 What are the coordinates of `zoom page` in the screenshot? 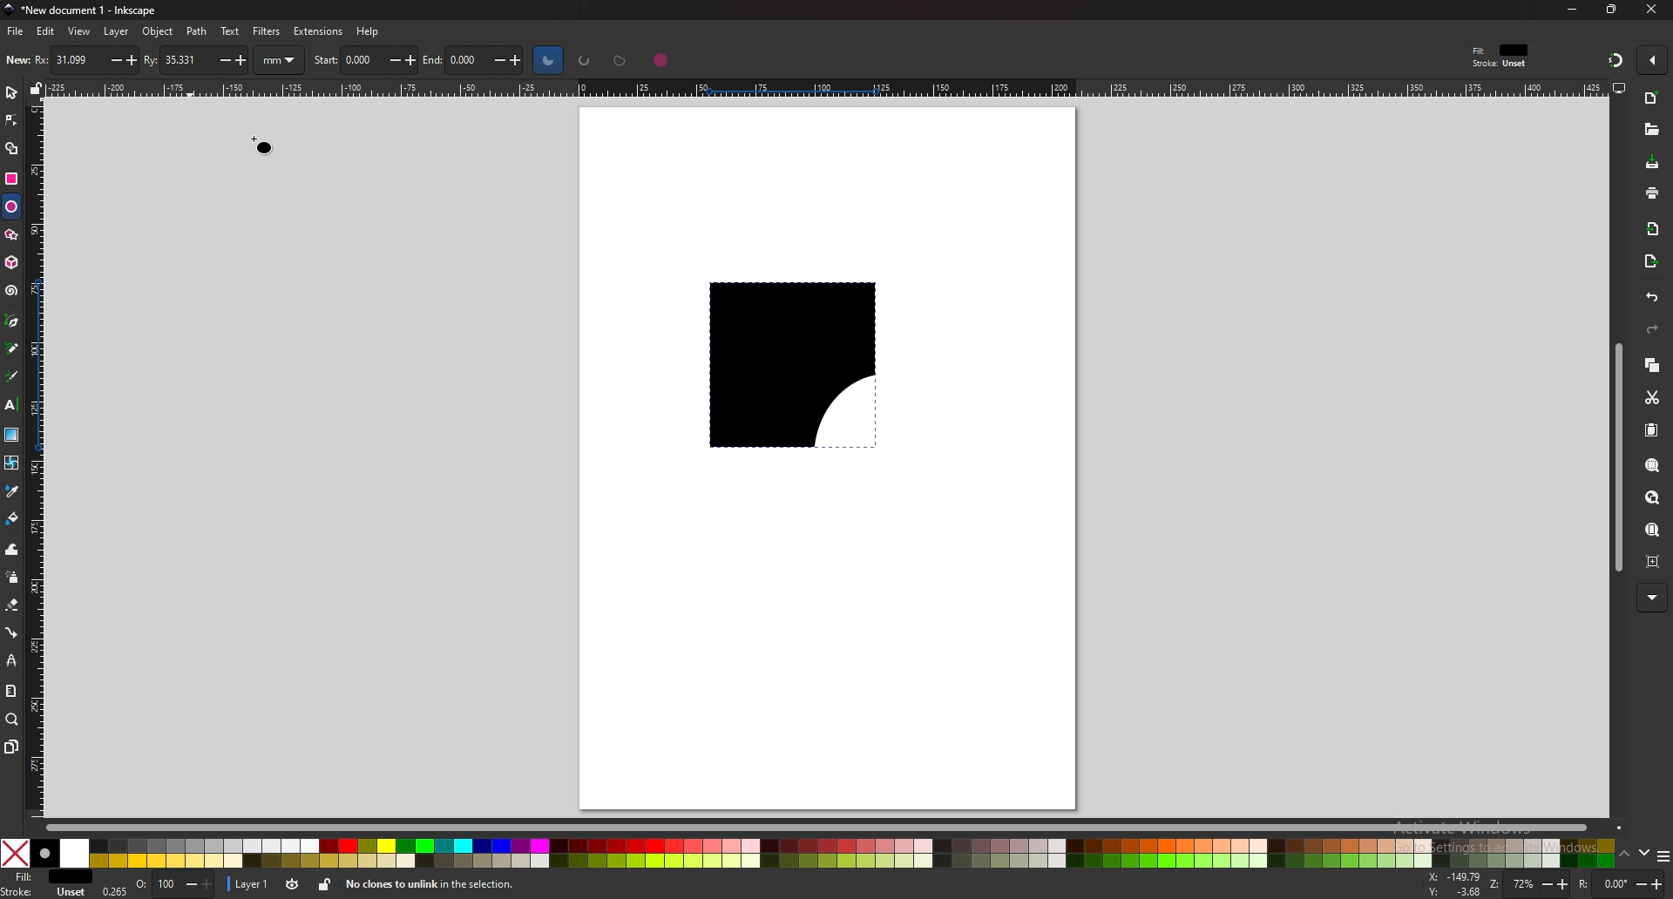 It's located at (1654, 530).